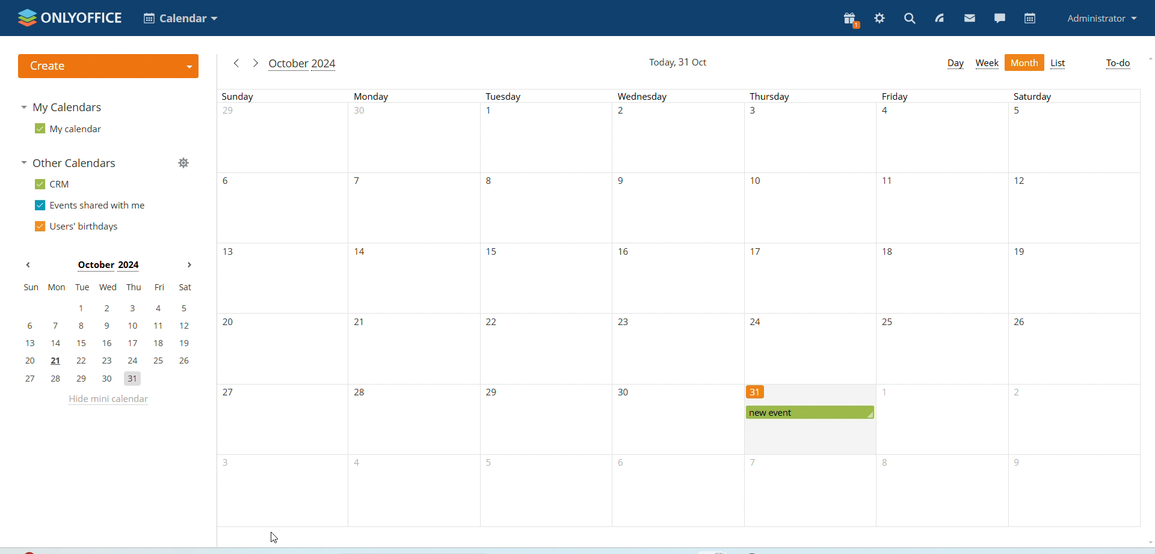 The image size is (1155, 554). Describe the element at coordinates (66, 133) in the screenshot. I see `my calendar` at that location.